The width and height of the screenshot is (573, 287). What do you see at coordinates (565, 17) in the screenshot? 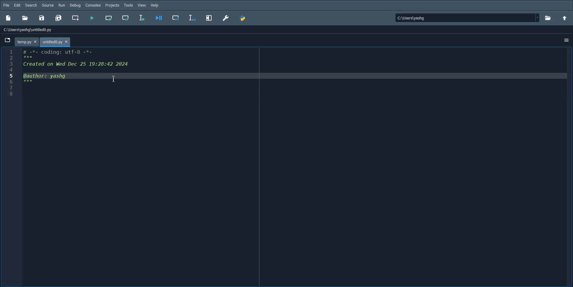
I see `Change the parent directory` at bounding box center [565, 17].